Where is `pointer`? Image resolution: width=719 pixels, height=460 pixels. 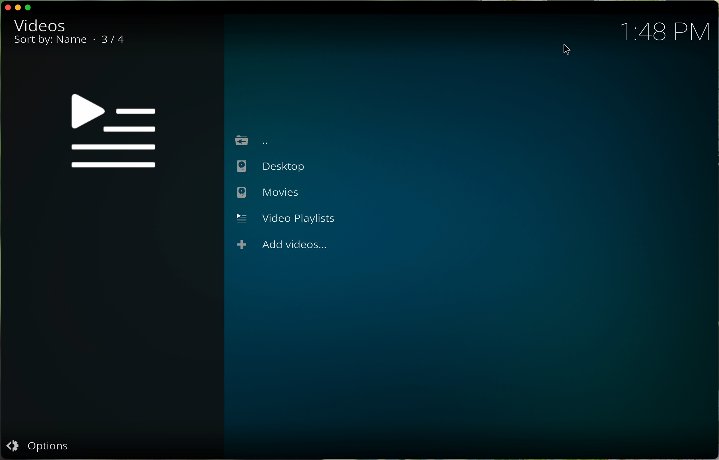 pointer is located at coordinates (566, 49).